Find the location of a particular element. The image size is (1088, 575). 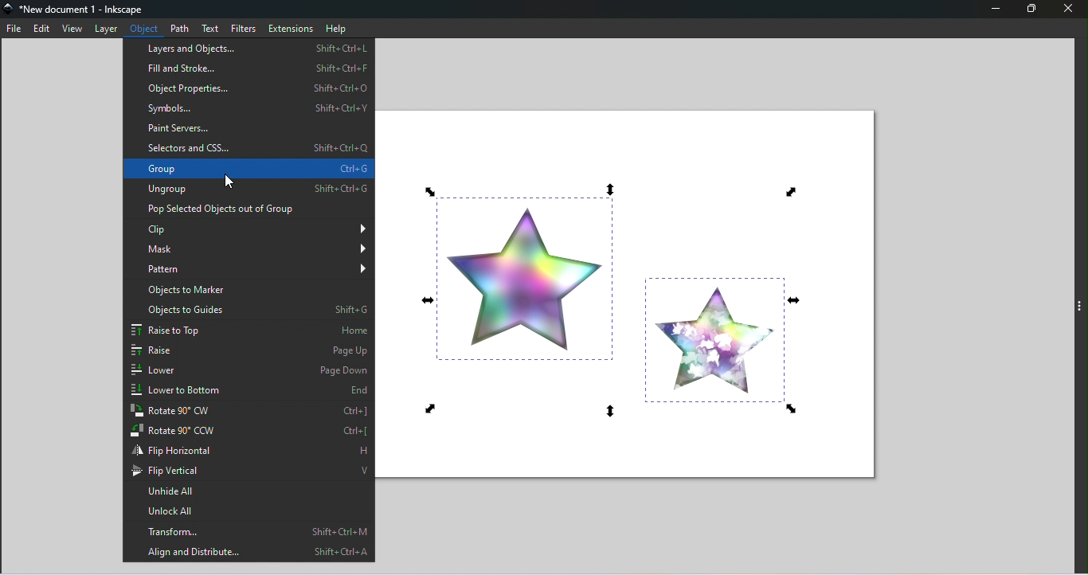

Rotate 90° CCW is located at coordinates (249, 430).